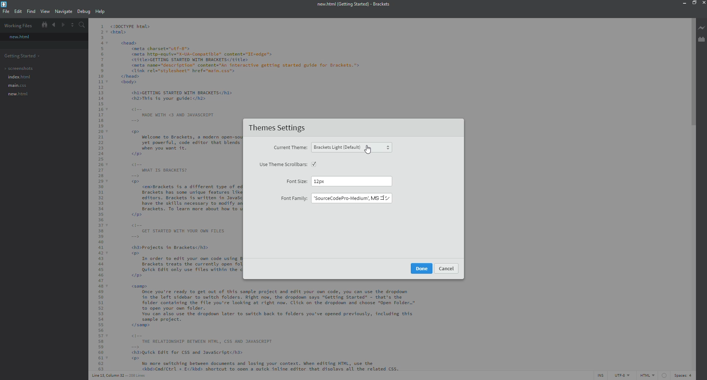 The width and height of the screenshot is (707, 380). Describe the element at coordinates (81, 25) in the screenshot. I see `search` at that location.